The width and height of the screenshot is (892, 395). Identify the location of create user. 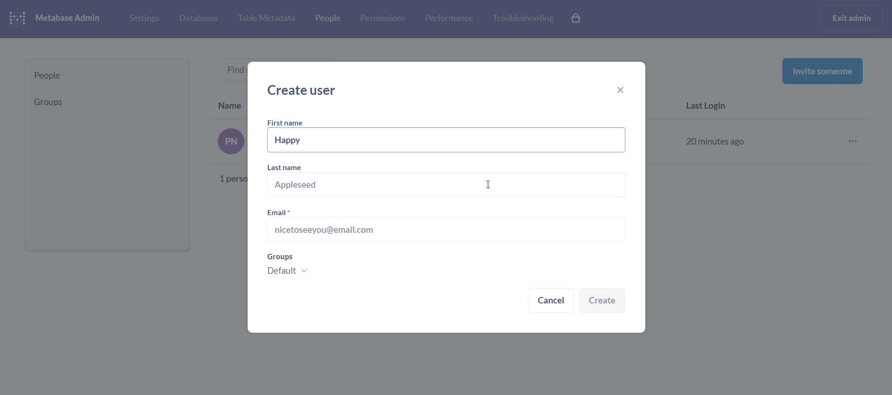
(306, 90).